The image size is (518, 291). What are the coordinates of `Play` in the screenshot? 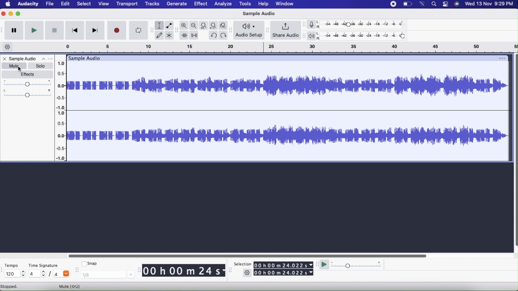 It's located at (35, 31).